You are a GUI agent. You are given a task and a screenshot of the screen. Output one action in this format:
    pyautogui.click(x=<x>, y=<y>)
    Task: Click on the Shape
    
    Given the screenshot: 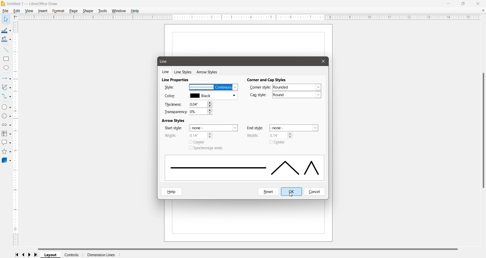 What is the action you would take?
    pyautogui.click(x=88, y=11)
    